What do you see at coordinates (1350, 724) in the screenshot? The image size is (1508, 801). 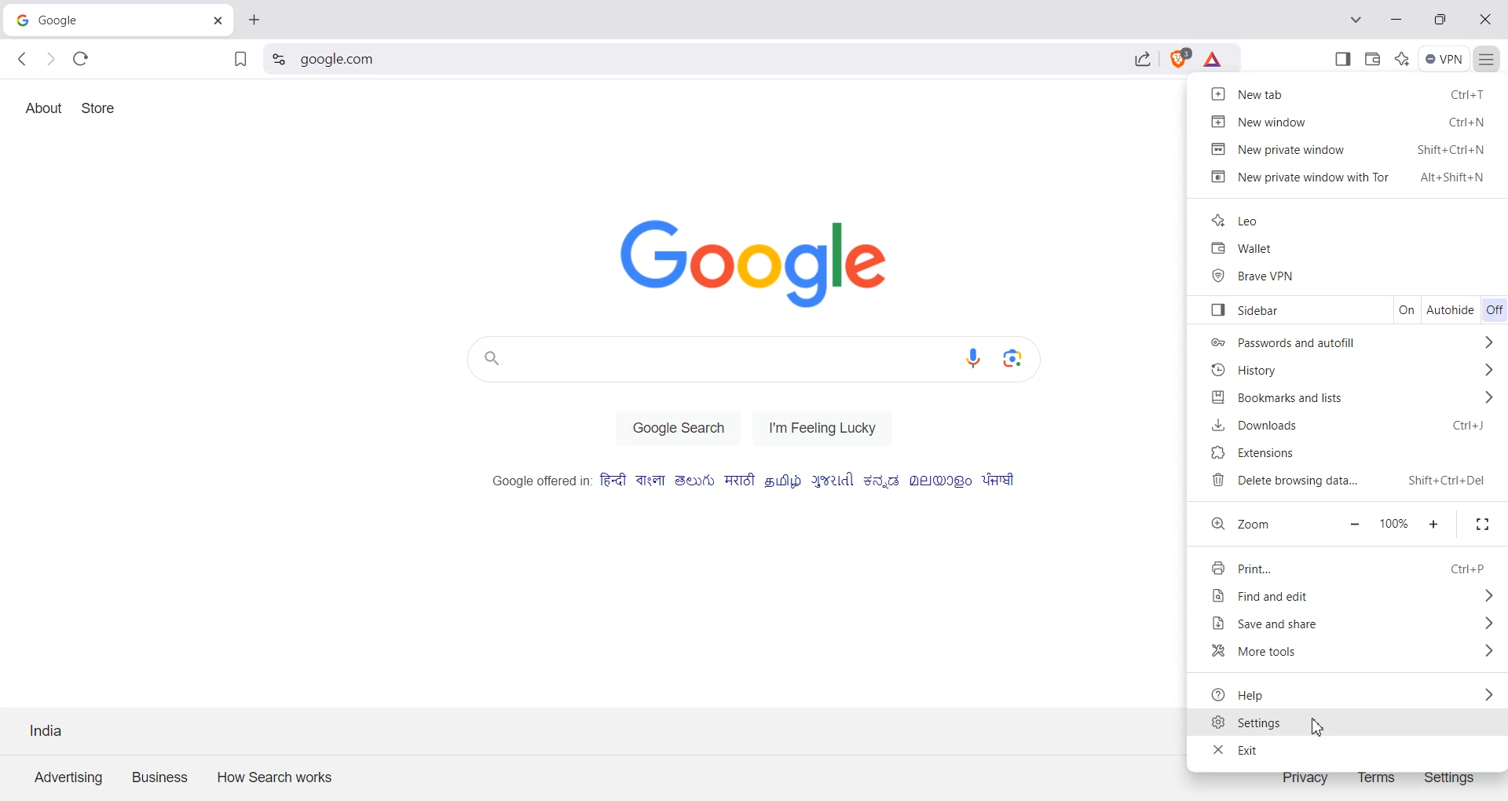 I see `Settings` at bounding box center [1350, 724].